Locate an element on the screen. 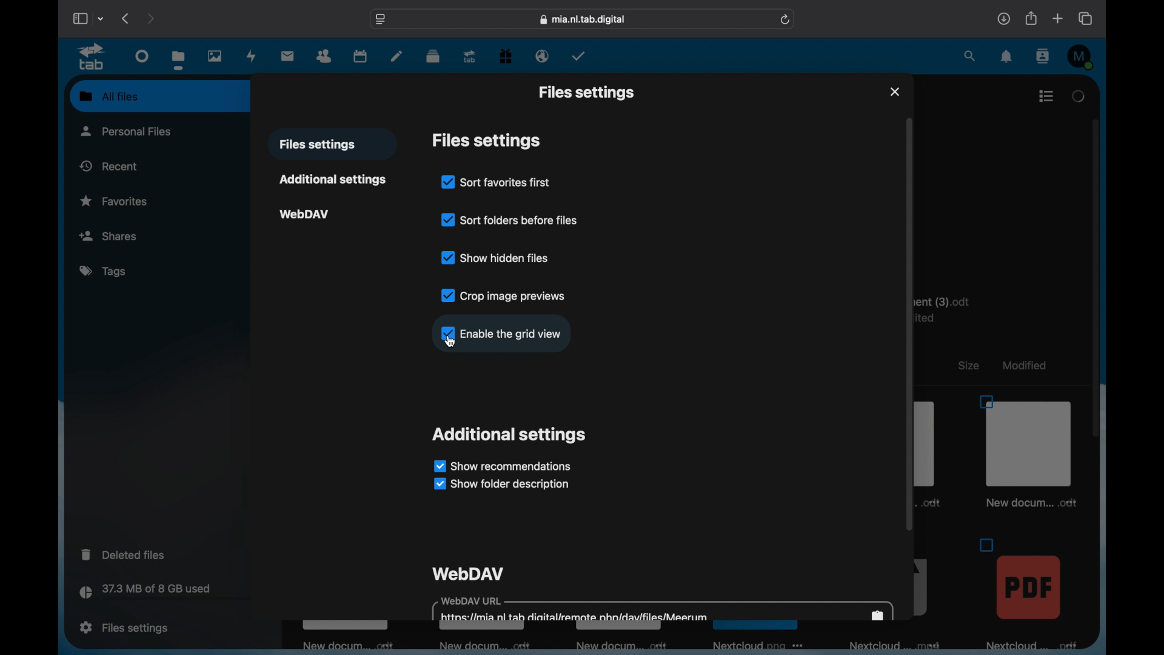 The height and width of the screenshot is (655, 1164). webdav is located at coordinates (469, 573).